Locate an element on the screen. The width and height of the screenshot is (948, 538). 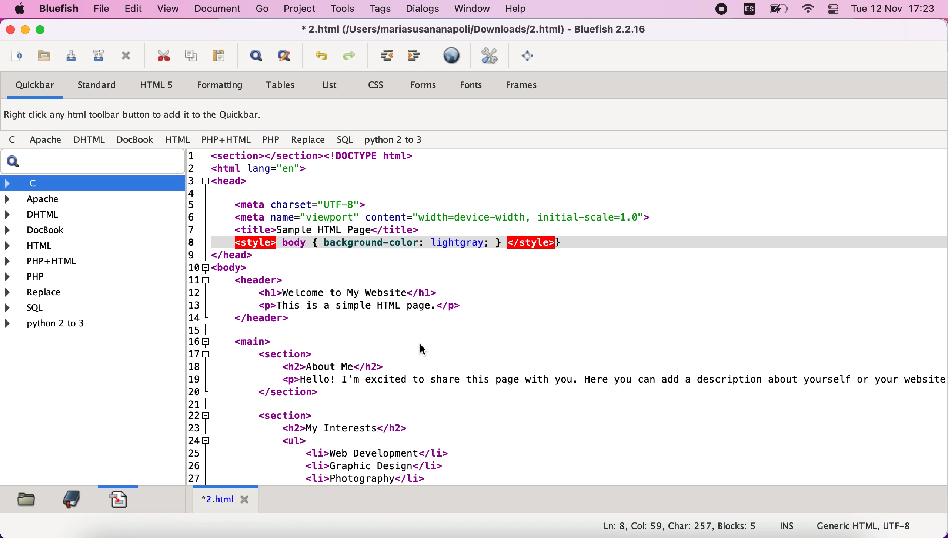
dhtml is located at coordinates (87, 216).